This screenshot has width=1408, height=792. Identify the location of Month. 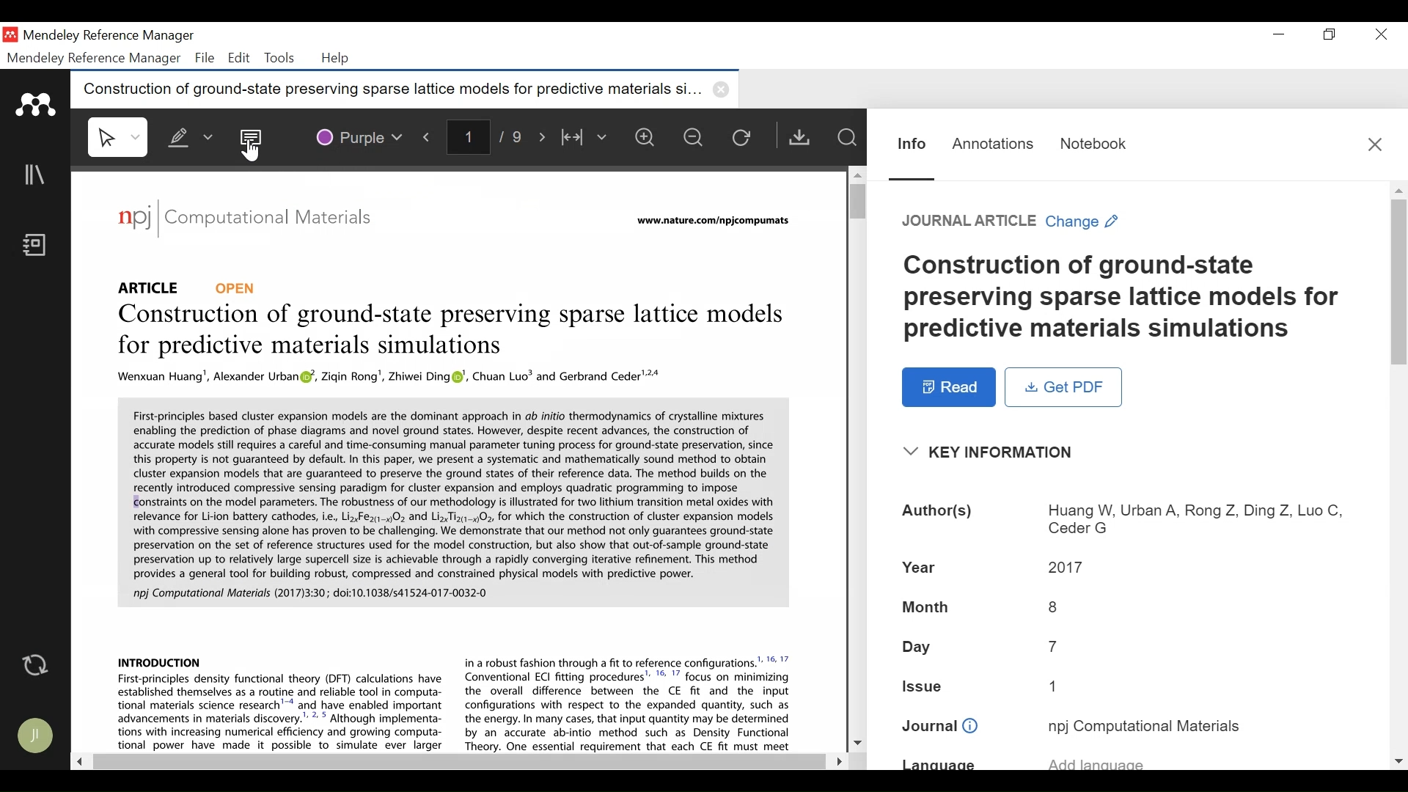
(1124, 606).